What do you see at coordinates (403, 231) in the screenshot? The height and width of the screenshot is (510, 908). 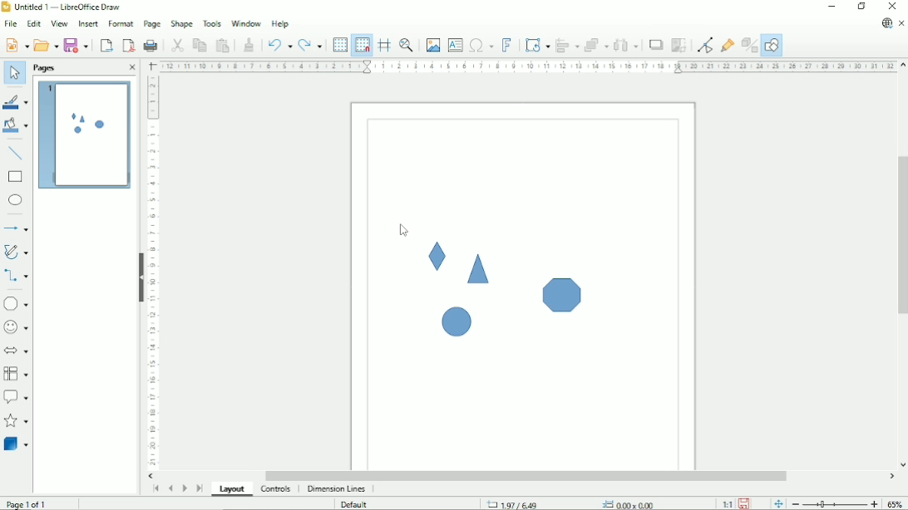 I see `Cursor` at bounding box center [403, 231].